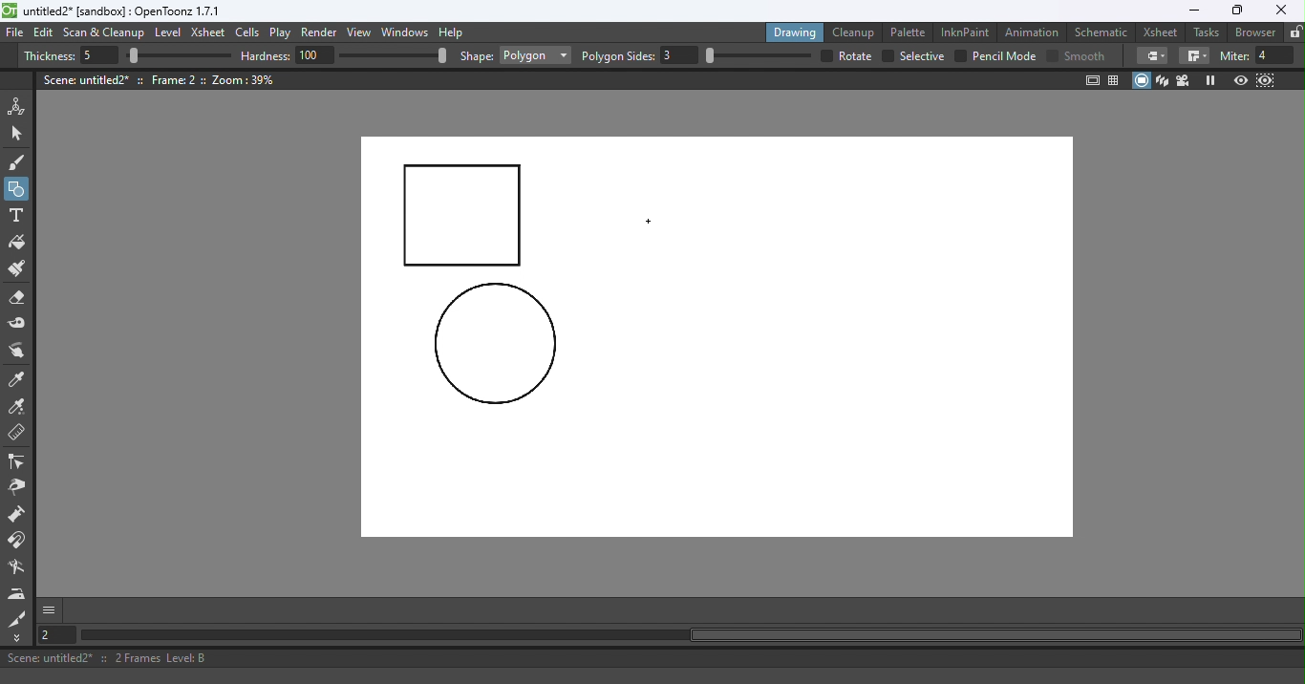 The image size is (1305, 684). I want to click on 5, so click(96, 56).